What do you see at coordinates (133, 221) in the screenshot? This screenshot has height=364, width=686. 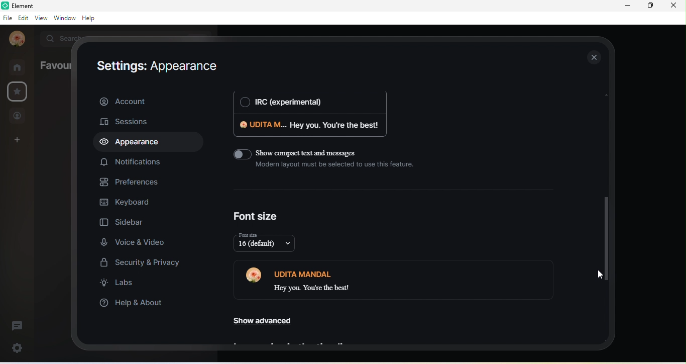 I see `sidebar` at bounding box center [133, 221].